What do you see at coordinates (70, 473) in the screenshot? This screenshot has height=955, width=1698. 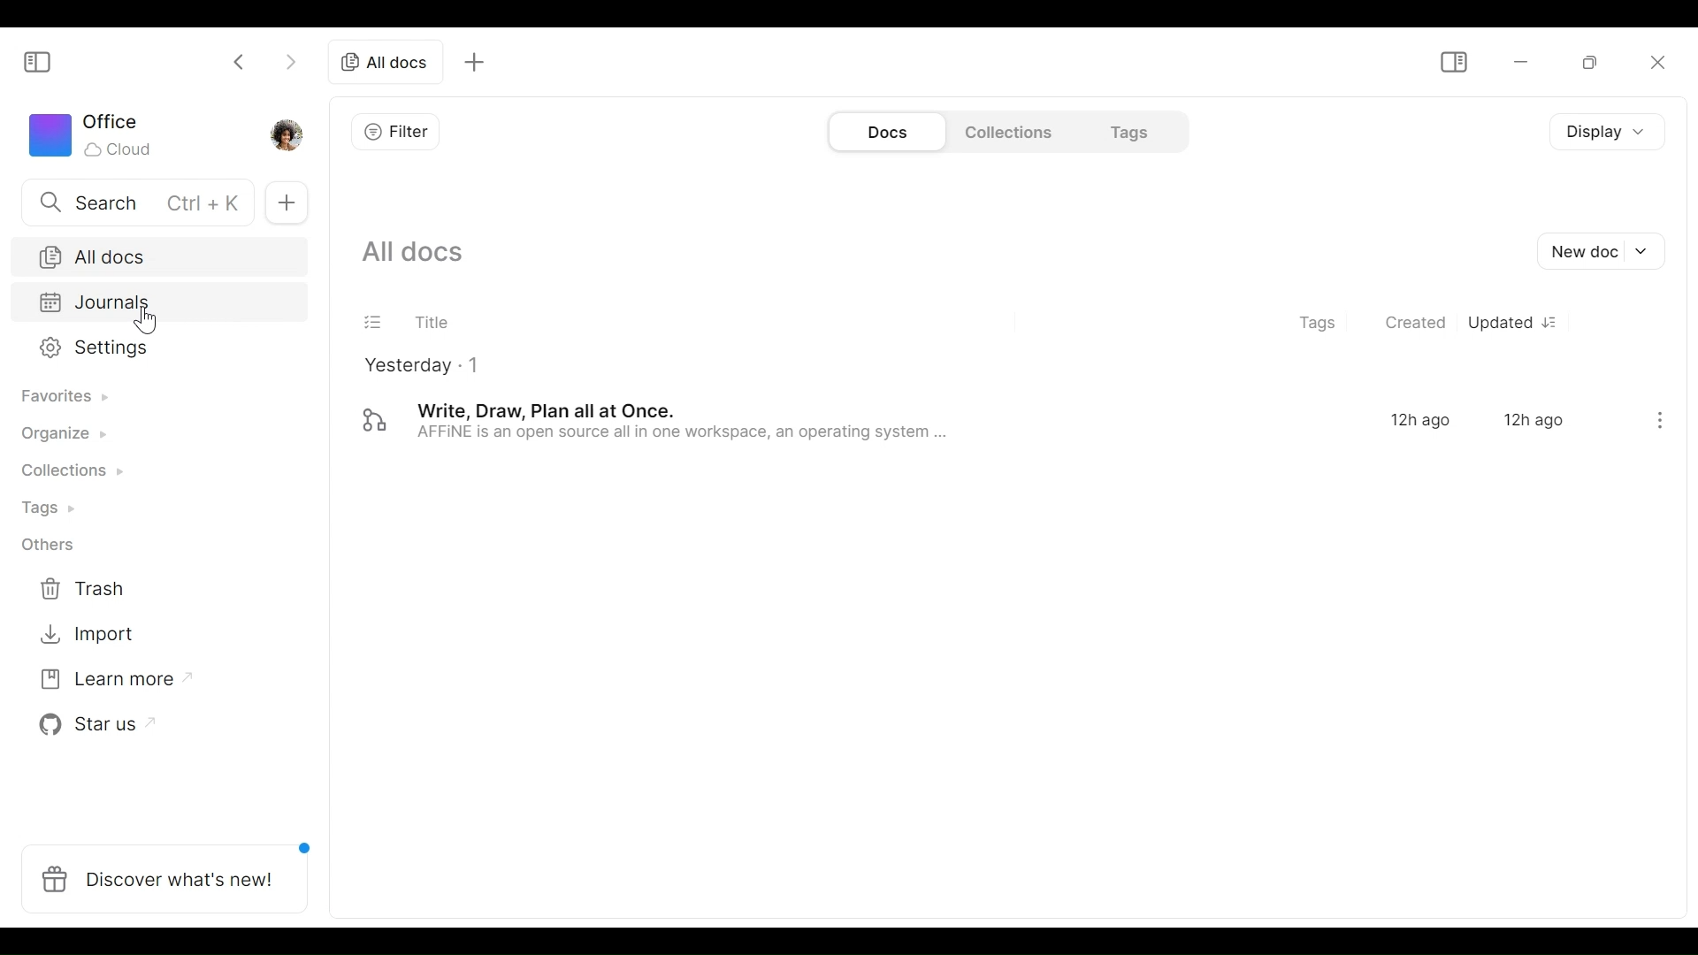 I see `Collections` at bounding box center [70, 473].